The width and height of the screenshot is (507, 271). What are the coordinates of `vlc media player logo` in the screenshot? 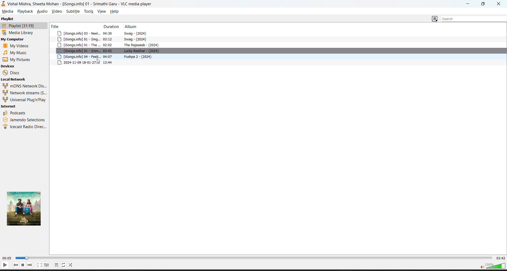 It's located at (3, 3).